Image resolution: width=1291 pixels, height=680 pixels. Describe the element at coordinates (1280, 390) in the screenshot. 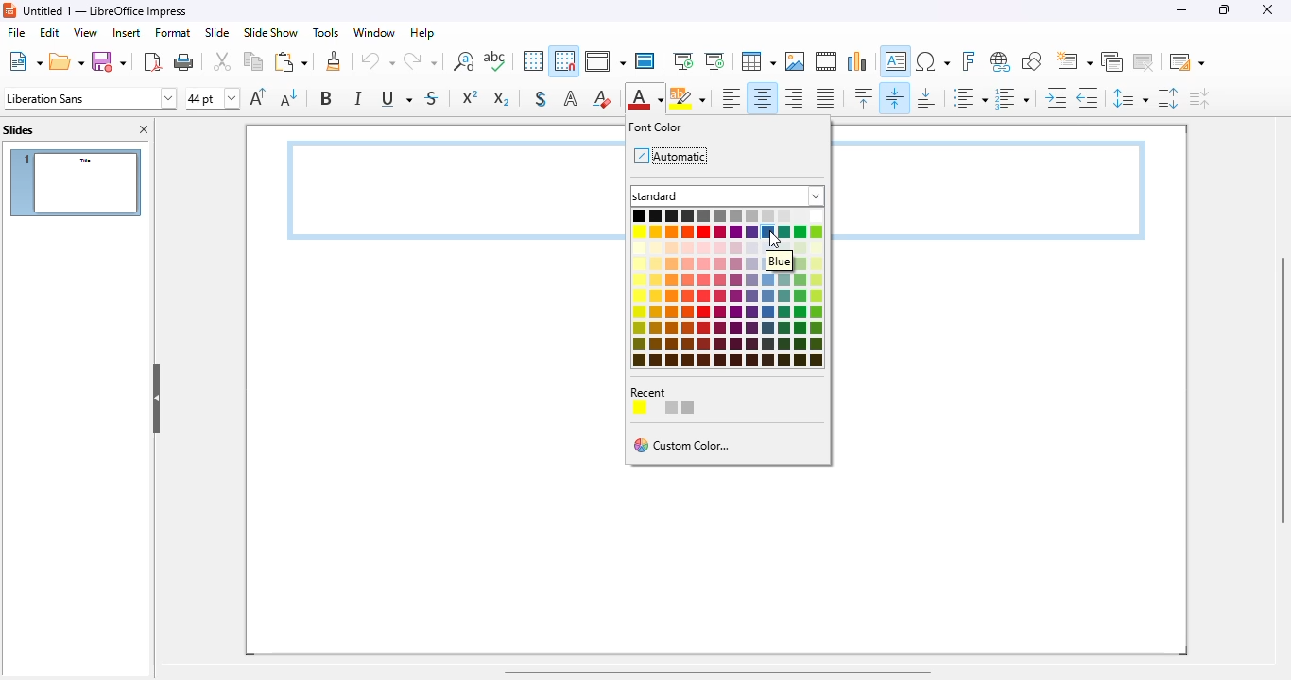

I see `vertical scroll bar` at that location.